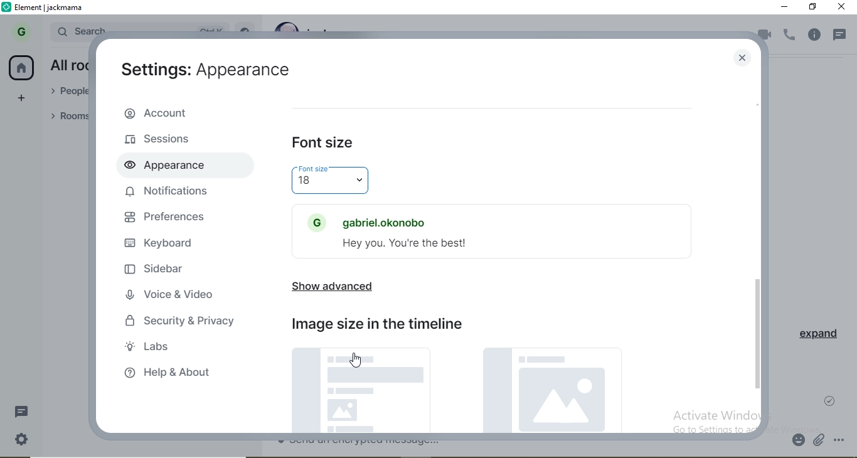 The image size is (857, 458). Describe the element at coordinates (167, 289) in the screenshot. I see `voice & video` at that location.